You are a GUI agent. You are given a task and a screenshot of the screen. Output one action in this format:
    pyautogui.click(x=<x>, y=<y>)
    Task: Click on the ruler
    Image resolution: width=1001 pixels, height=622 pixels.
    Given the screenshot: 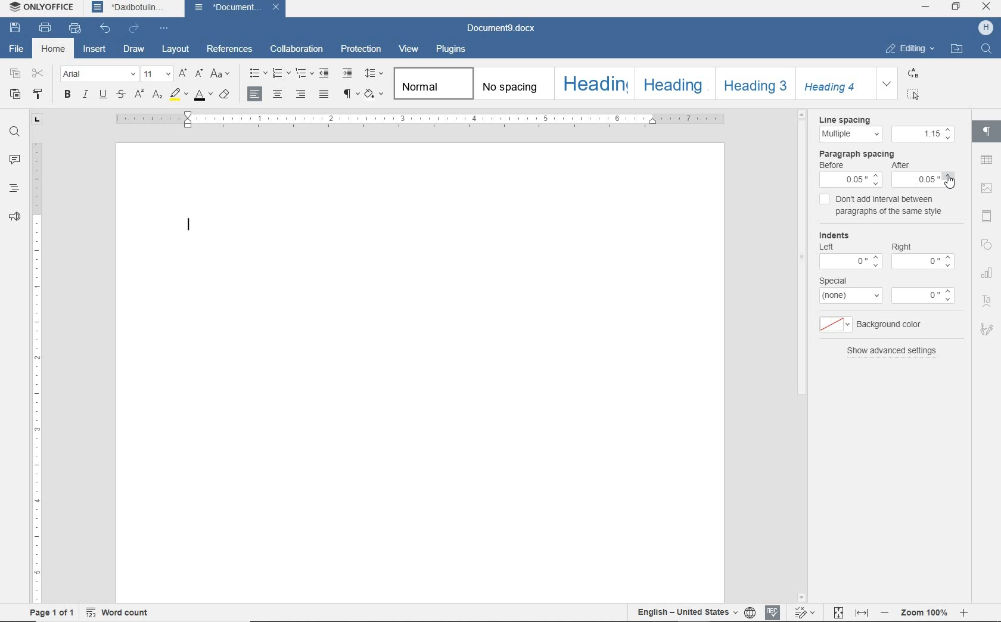 What is the action you would take?
    pyautogui.click(x=35, y=372)
    